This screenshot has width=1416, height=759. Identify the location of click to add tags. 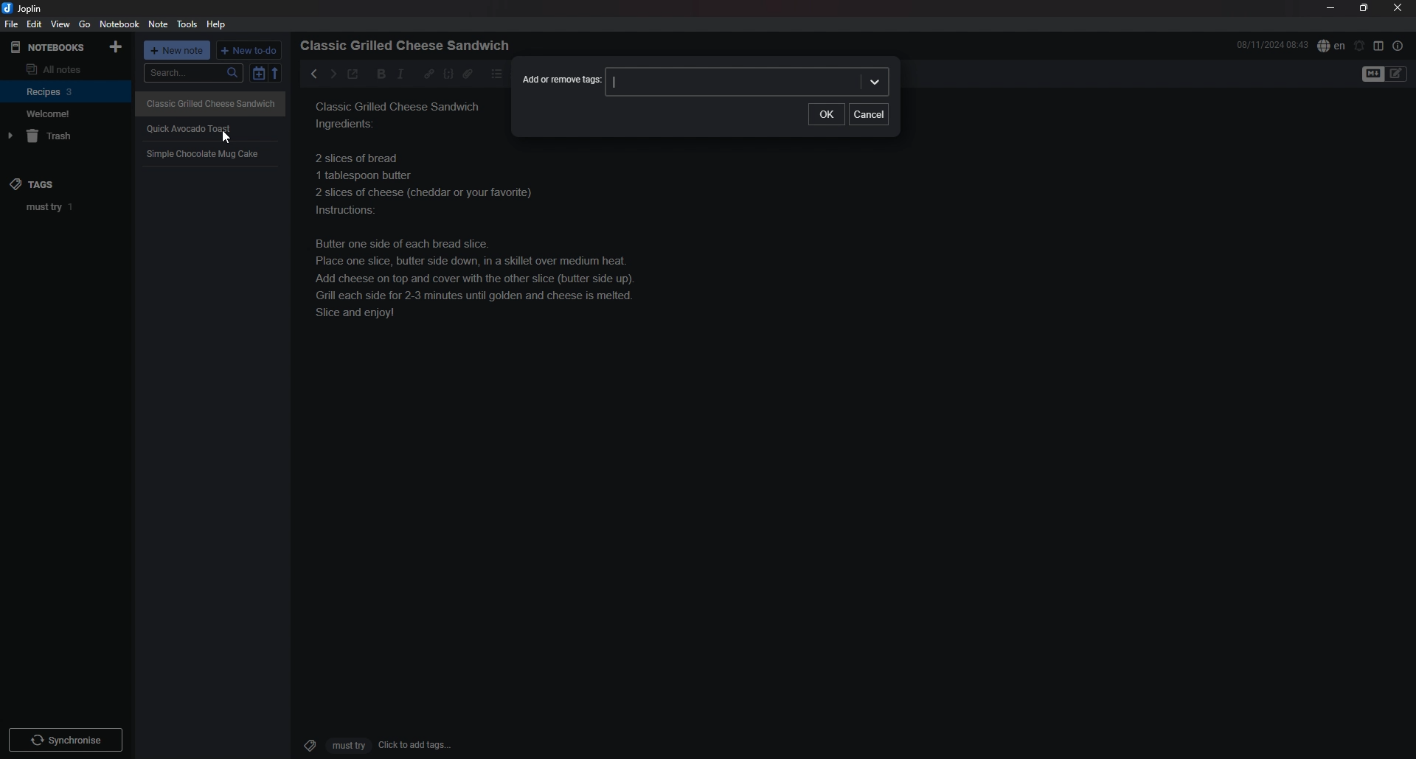
(371, 744).